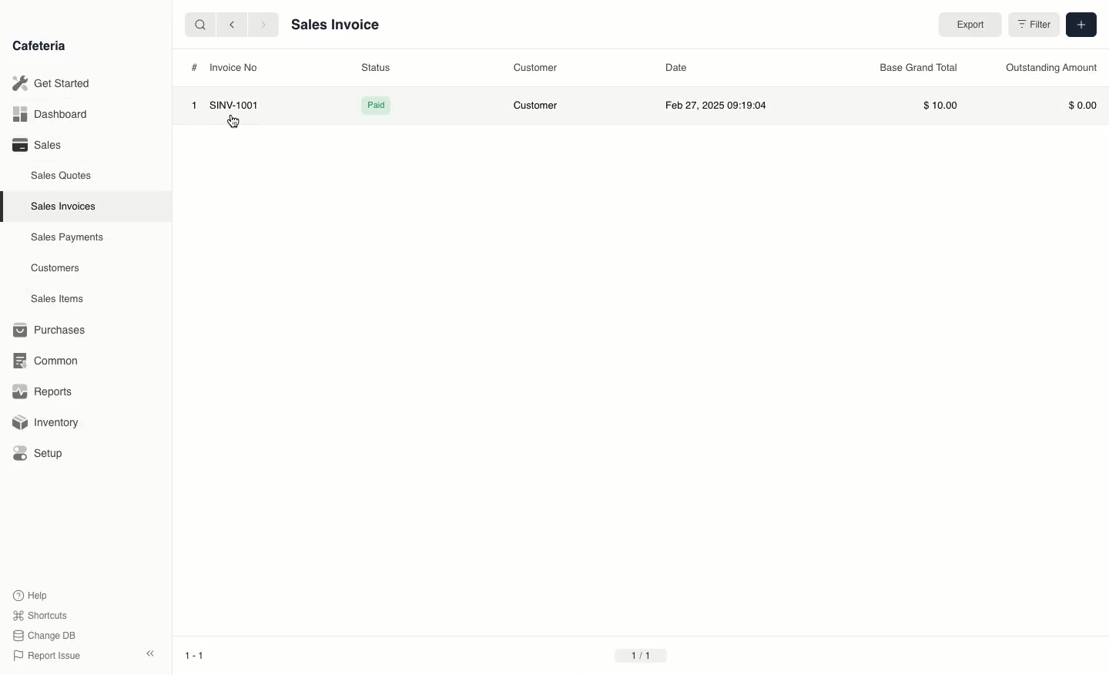 The width and height of the screenshot is (1109, 675). What do you see at coordinates (233, 125) in the screenshot?
I see `cursor` at bounding box center [233, 125].